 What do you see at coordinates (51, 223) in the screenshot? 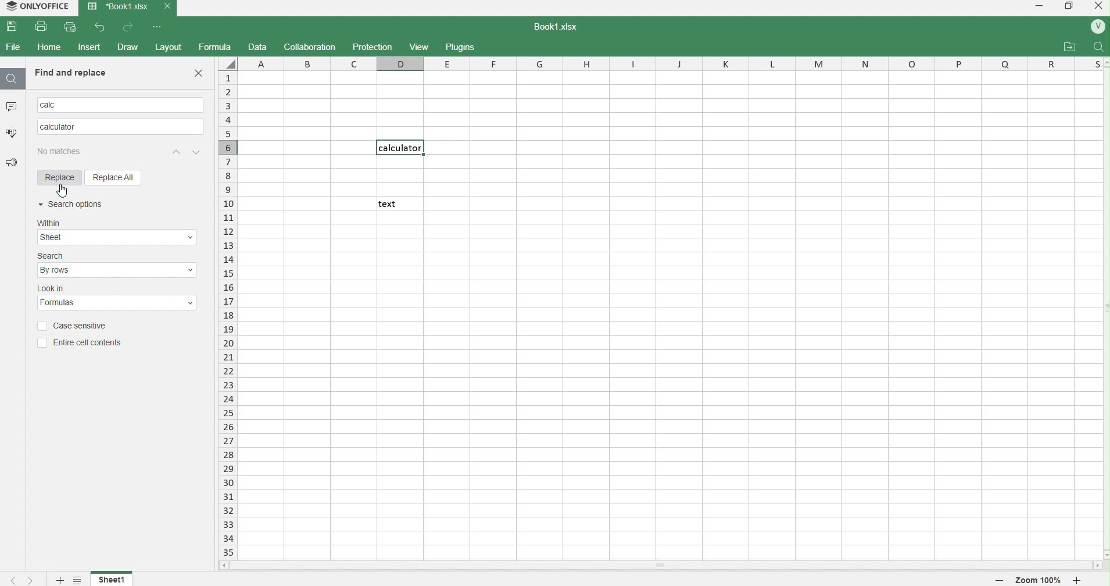
I see `within` at bounding box center [51, 223].